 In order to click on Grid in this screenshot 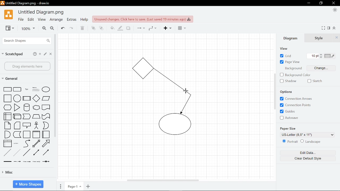, I will do `click(288, 56)`.